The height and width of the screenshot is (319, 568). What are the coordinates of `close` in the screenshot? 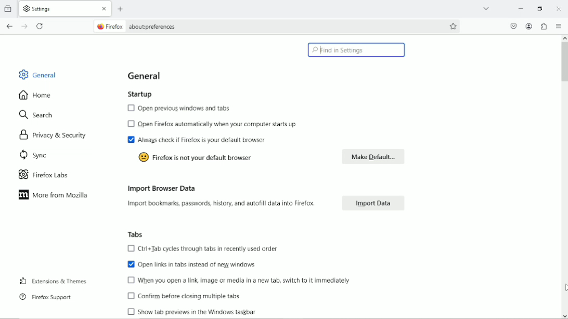 It's located at (103, 8).